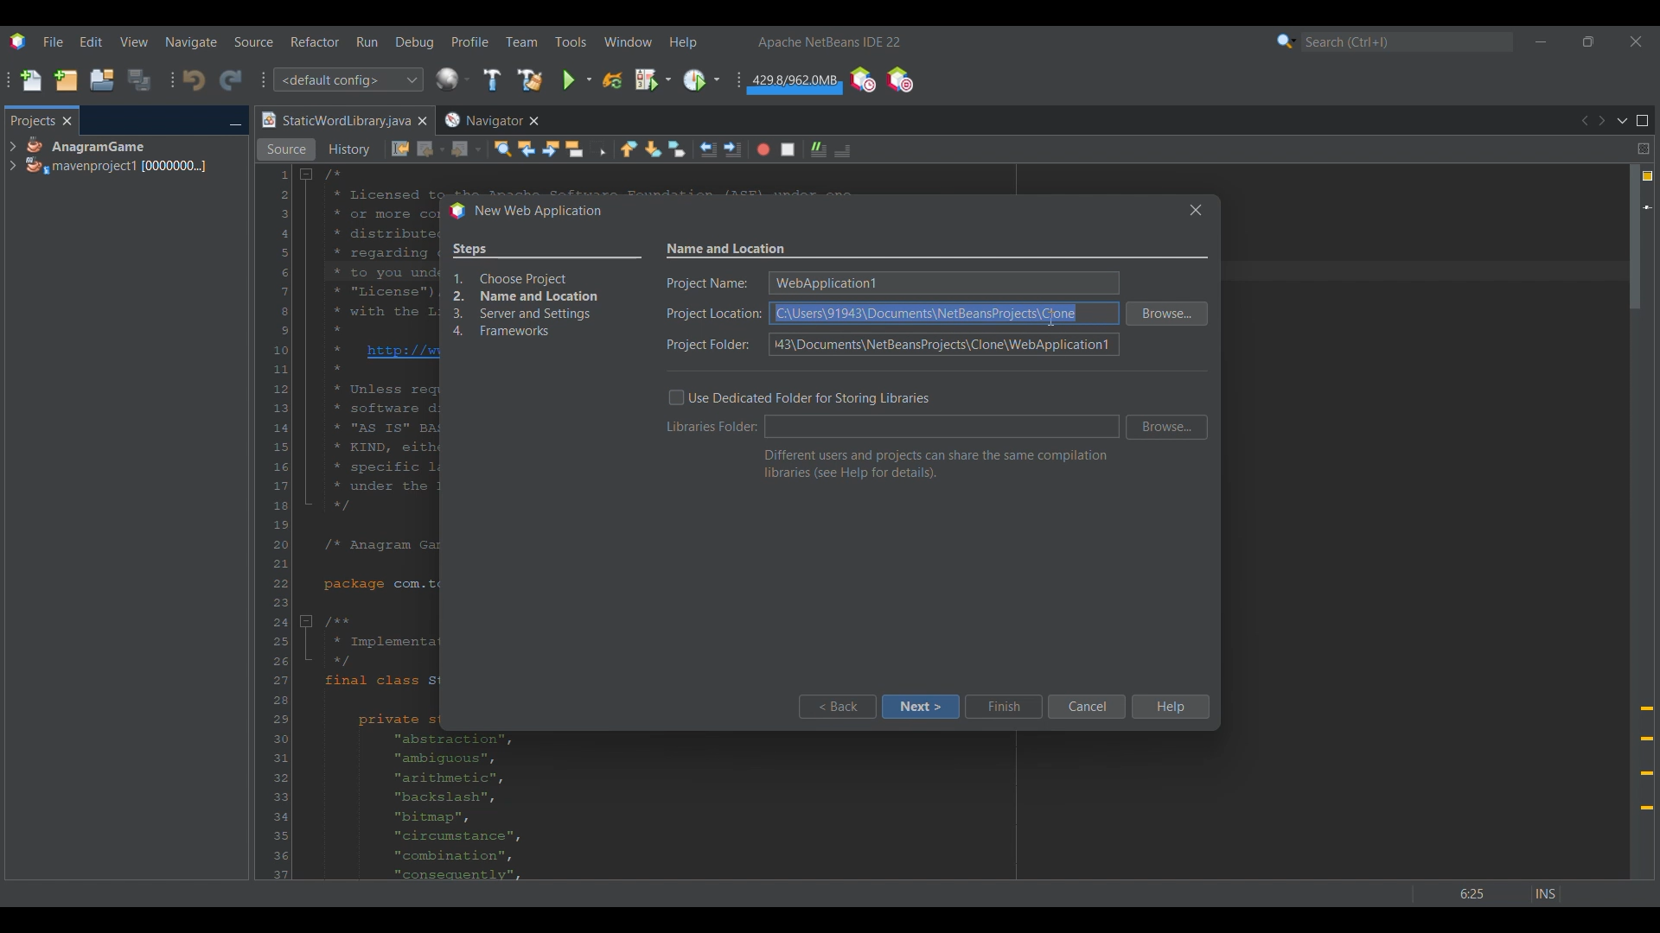  What do you see at coordinates (12, 156) in the screenshot?
I see `Expand` at bounding box center [12, 156].